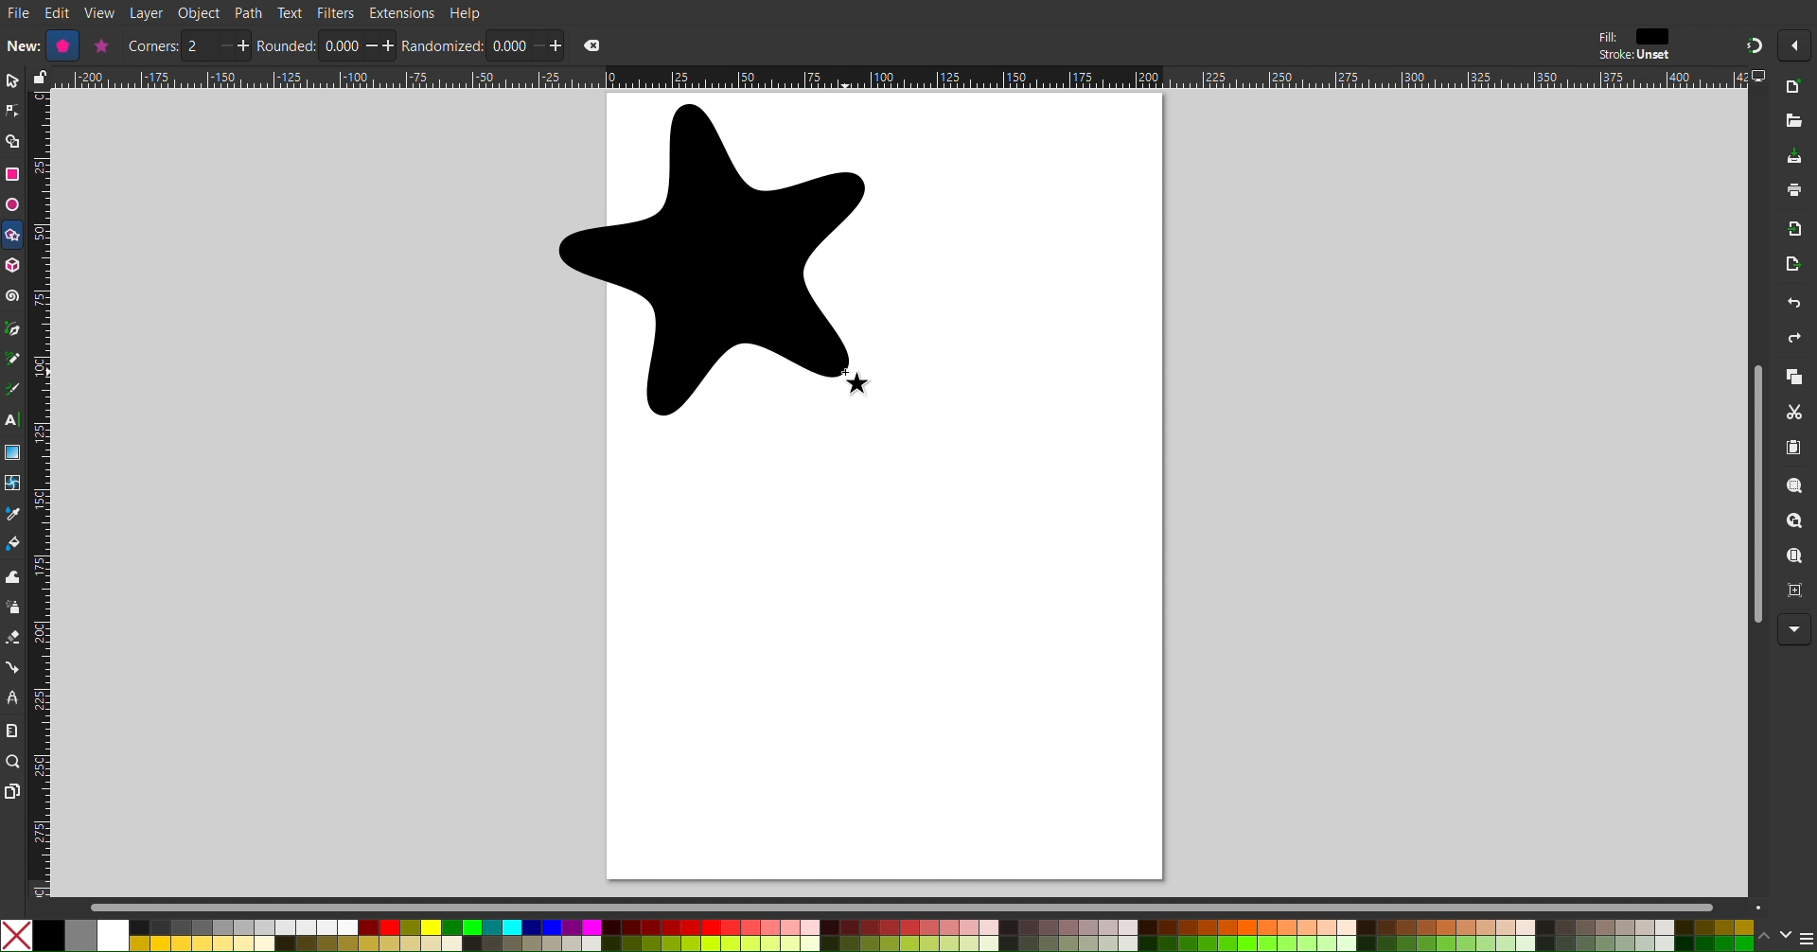  I want to click on Close, so click(592, 45).